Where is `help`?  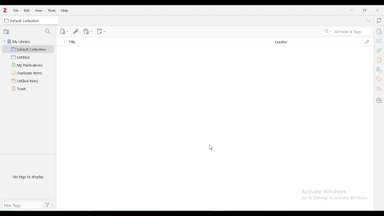 help is located at coordinates (64, 10).